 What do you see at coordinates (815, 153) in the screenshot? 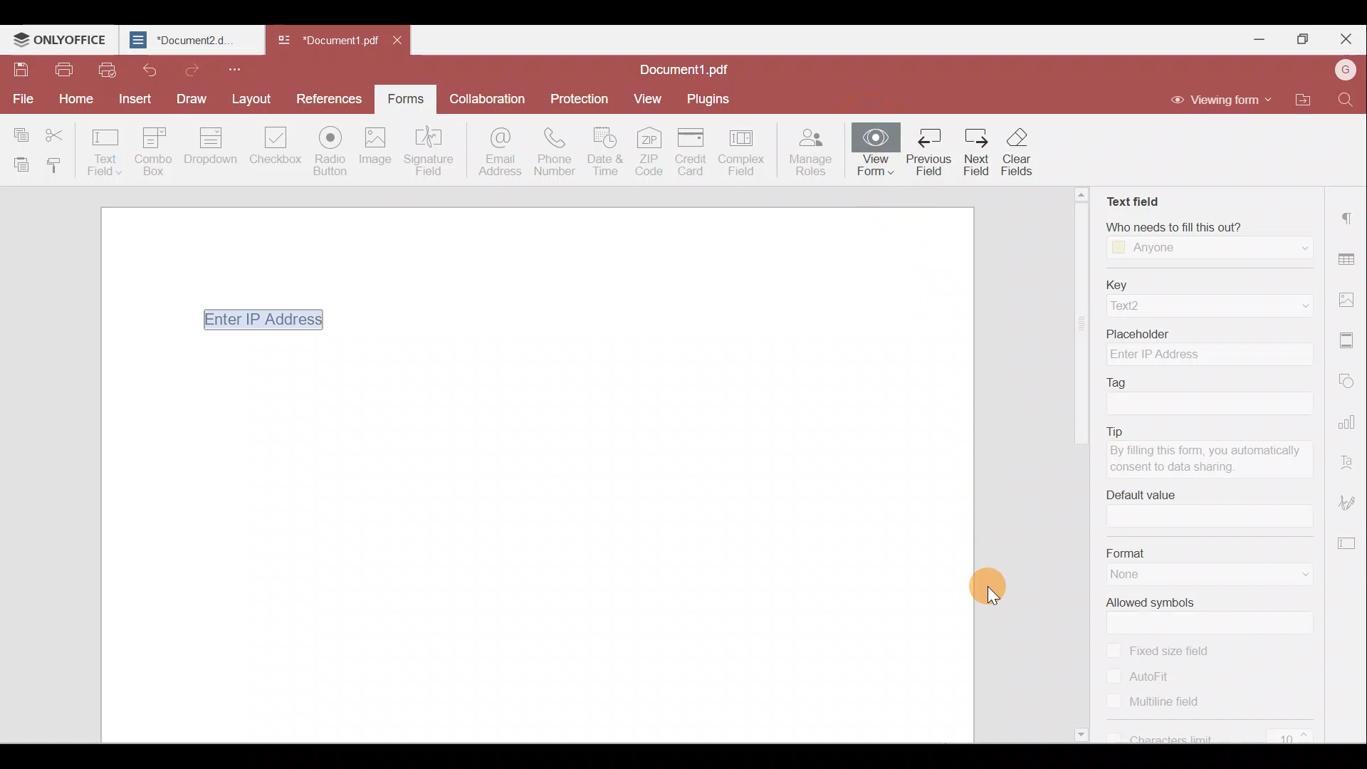
I see `Manage roles` at bounding box center [815, 153].